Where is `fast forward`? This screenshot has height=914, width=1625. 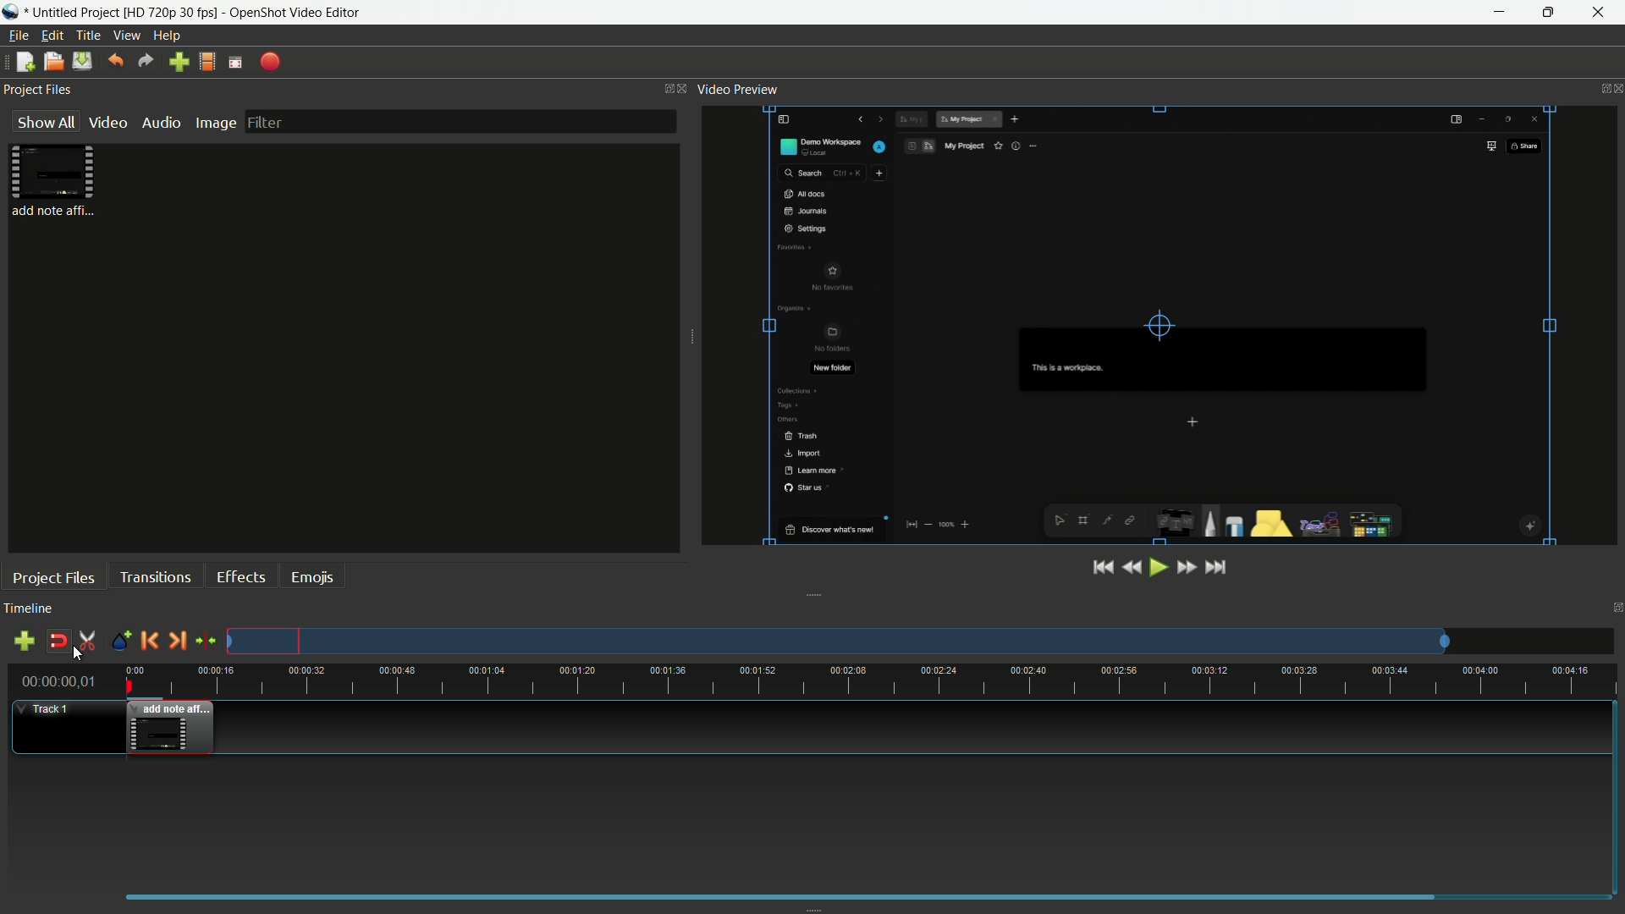
fast forward is located at coordinates (1186, 569).